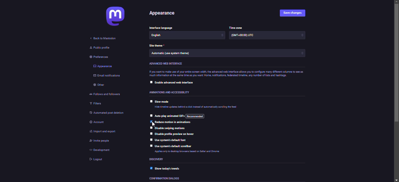 The height and width of the screenshot is (182, 399). I want to click on public profile, so click(100, 48).